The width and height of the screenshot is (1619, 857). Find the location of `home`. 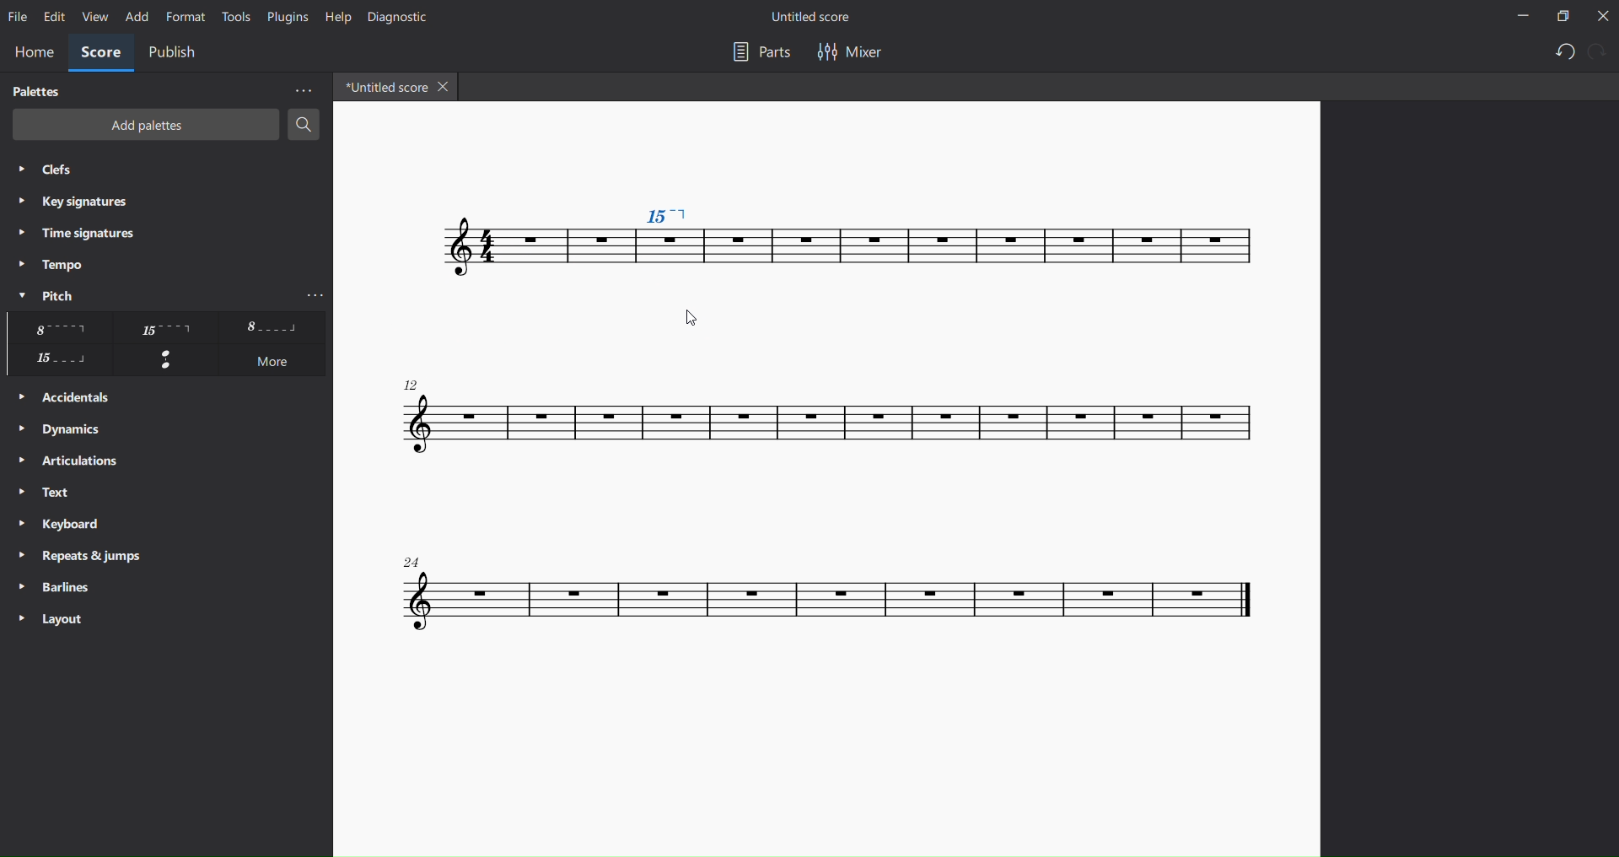

home is located at coordinates (30, 54).